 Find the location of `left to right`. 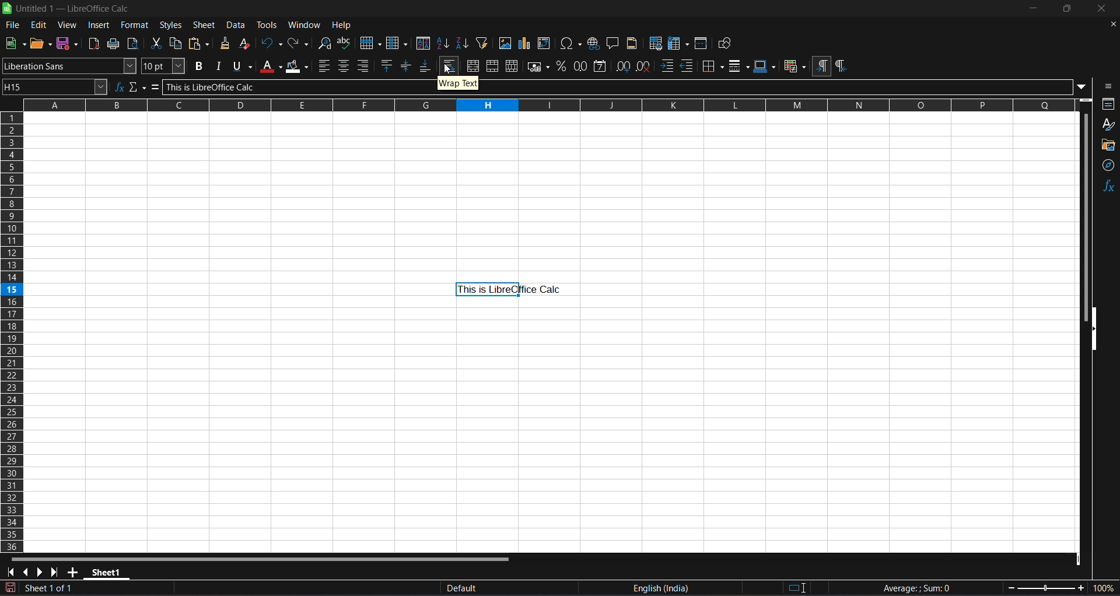

left to right is located at coordinates (821, 66).